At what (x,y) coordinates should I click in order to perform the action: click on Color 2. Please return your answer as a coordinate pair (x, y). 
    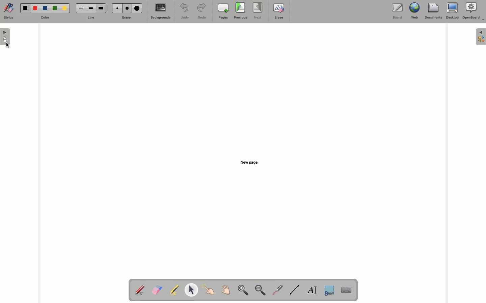
    Looking at the image, I should click on (35, 8).